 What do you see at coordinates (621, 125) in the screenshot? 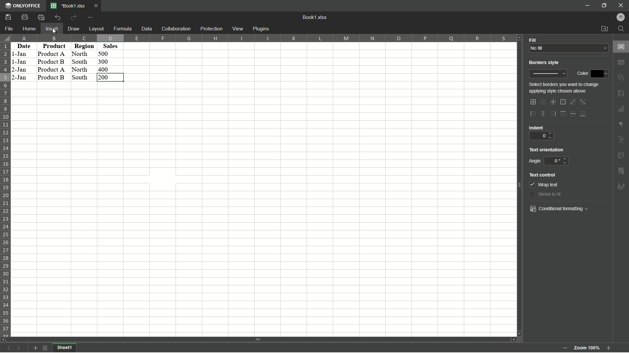
I see `format marks` at bounding box center [621, 125].